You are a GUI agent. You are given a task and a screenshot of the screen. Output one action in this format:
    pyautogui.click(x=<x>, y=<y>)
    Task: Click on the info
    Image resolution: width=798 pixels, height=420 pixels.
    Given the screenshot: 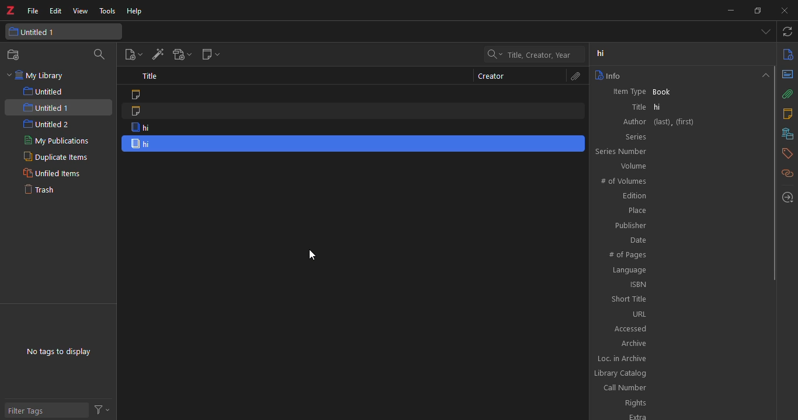 What is the action you would take?
    pyautogui.click(x=610, y=74)
    